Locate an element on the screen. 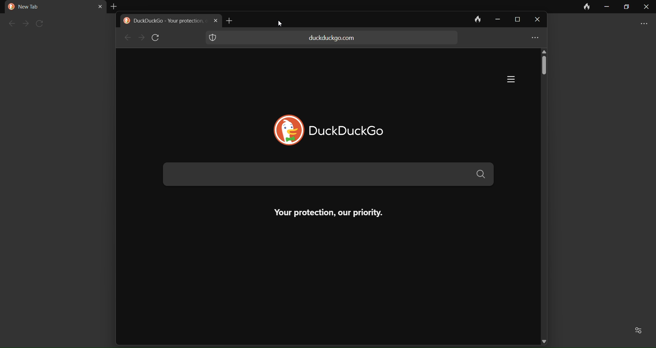 The image size is (656, 348). down is located at coordinates (545, 340).